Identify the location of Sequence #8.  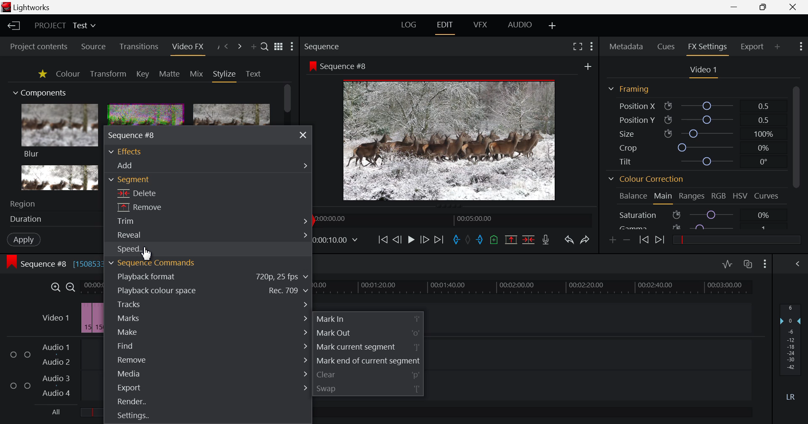
(339, 66).